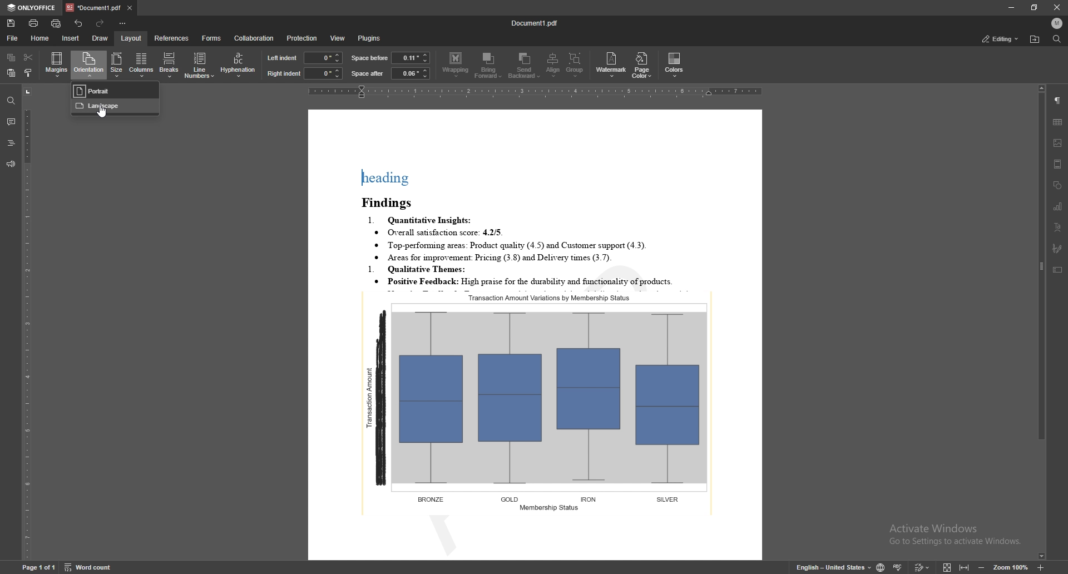 This screenshot has height=574, width=1068. Describe the element at coordinates (57, 65) in the screenshot. I see `margins` at that location.